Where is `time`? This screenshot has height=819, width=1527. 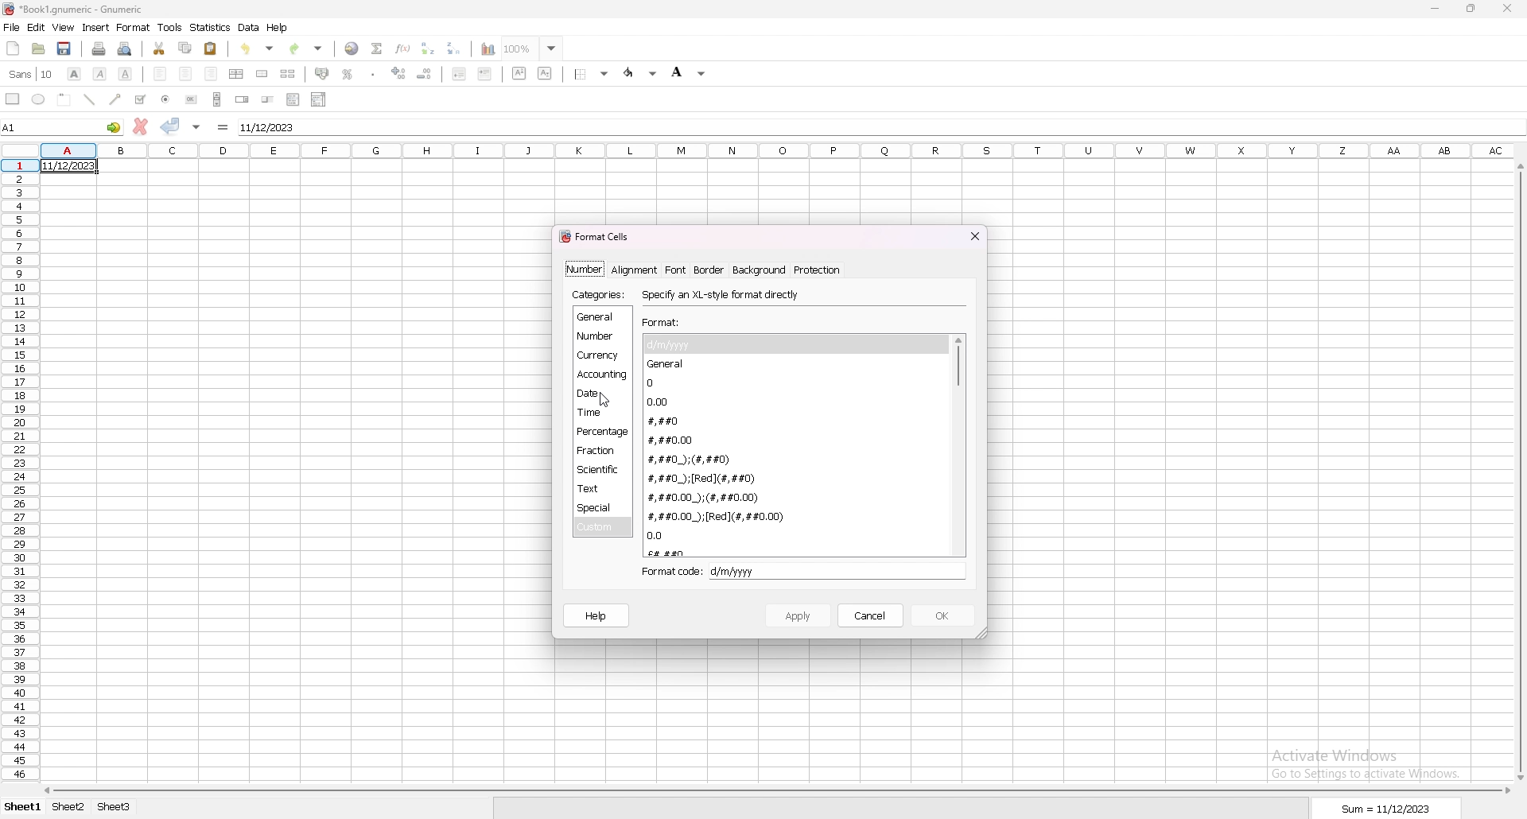 time is located at coordinates (598, 413).